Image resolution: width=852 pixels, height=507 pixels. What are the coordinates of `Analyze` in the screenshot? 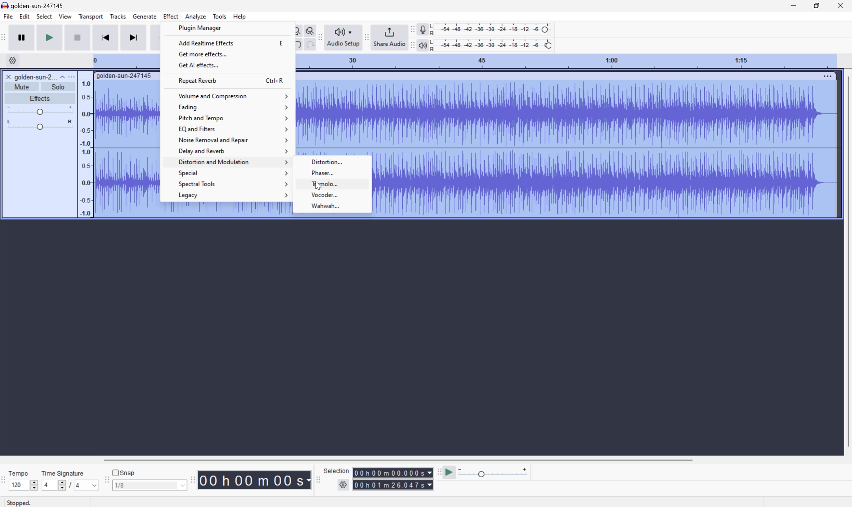 It's located at (195, 16).